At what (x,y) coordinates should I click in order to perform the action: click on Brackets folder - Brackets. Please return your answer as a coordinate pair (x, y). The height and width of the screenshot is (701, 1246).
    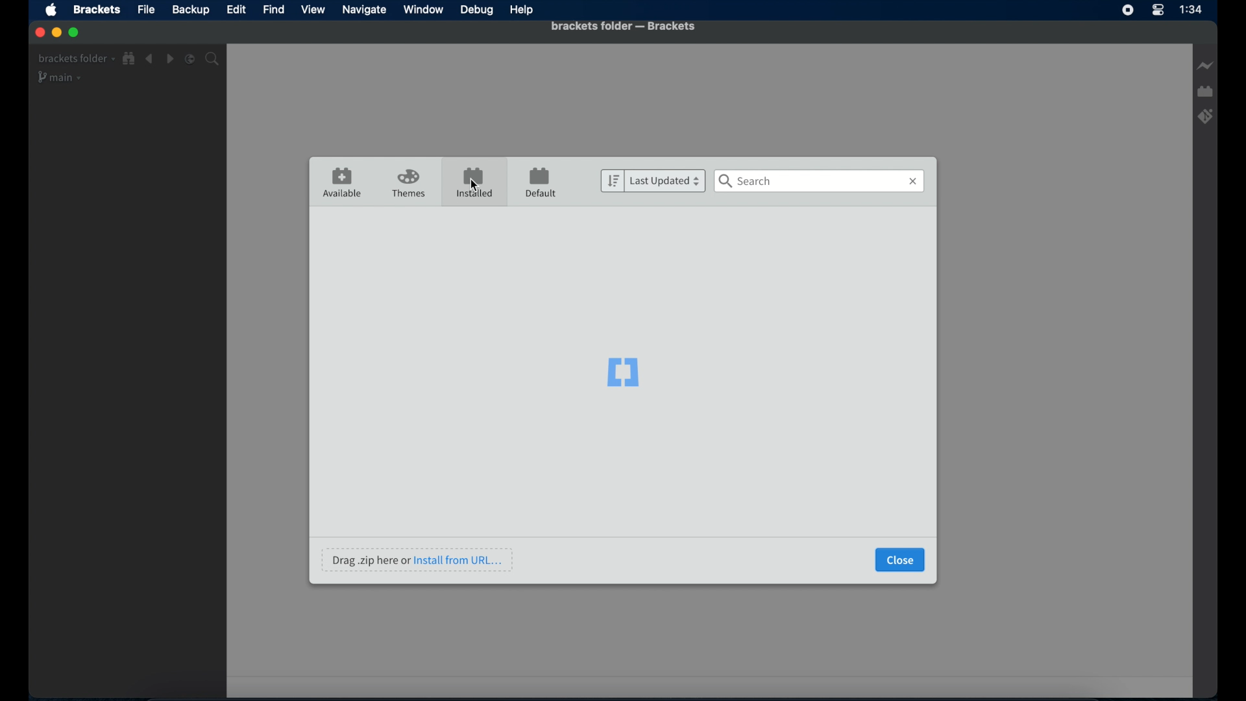
    Looking at the image, I should click on (602, 26).